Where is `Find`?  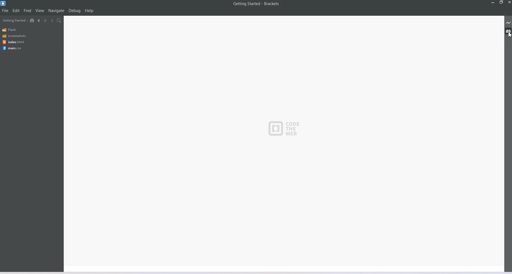
Find is located at coordinates (28, 10).